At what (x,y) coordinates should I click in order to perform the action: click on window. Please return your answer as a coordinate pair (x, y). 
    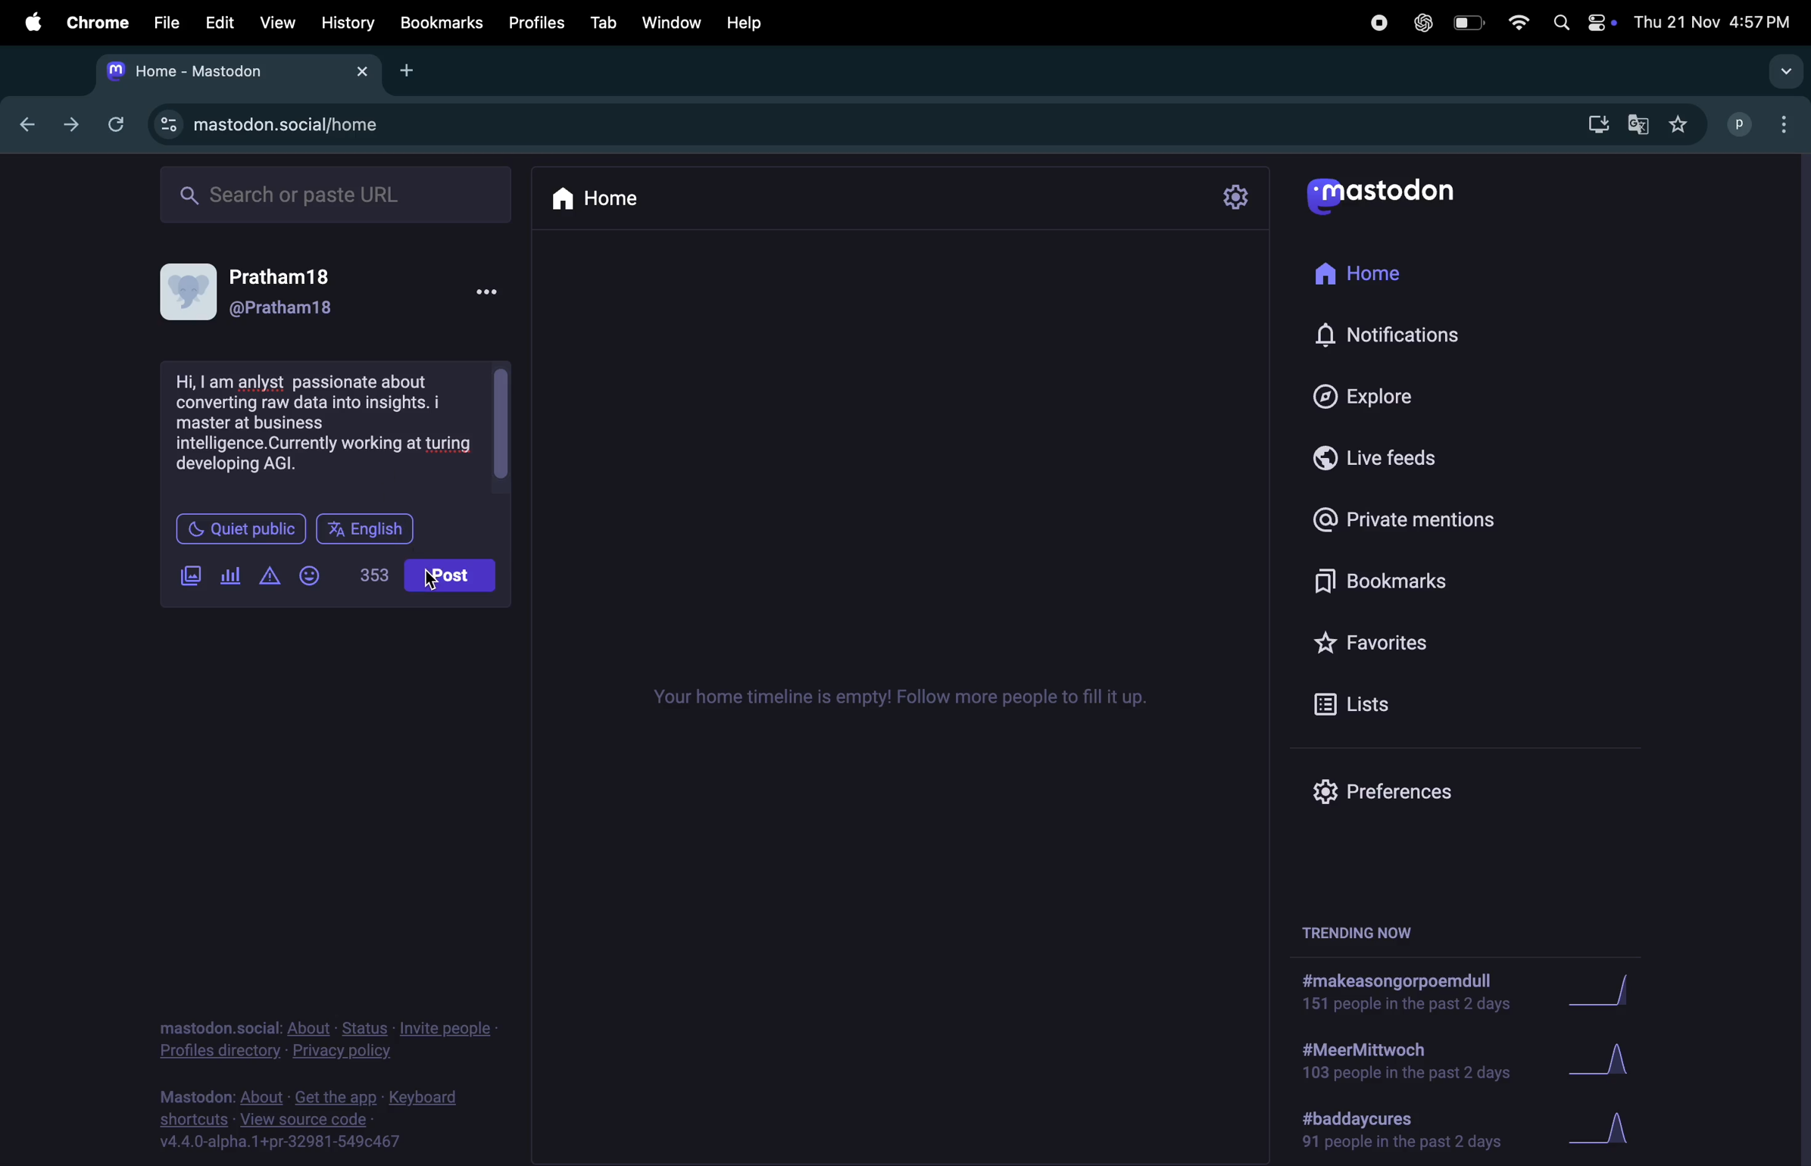
    Looking at the image, I should click on (670, 22).